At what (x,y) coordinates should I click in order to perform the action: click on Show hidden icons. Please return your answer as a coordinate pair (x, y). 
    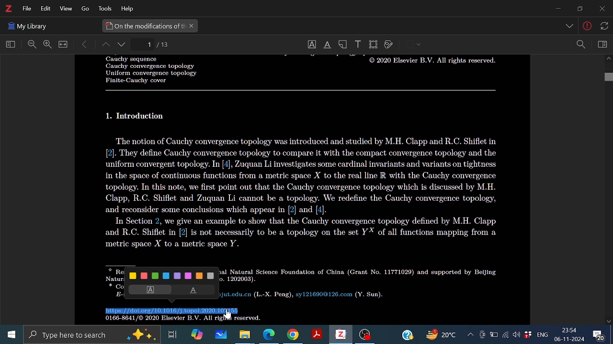
    Looking at the image, I should click on (470, 334).